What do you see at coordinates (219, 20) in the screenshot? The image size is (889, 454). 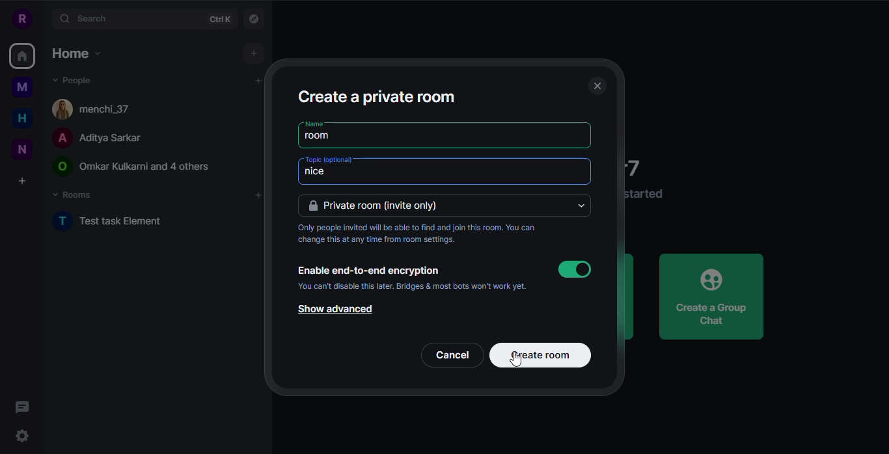 I see `ctrlK` at bounding box center [219, 20].